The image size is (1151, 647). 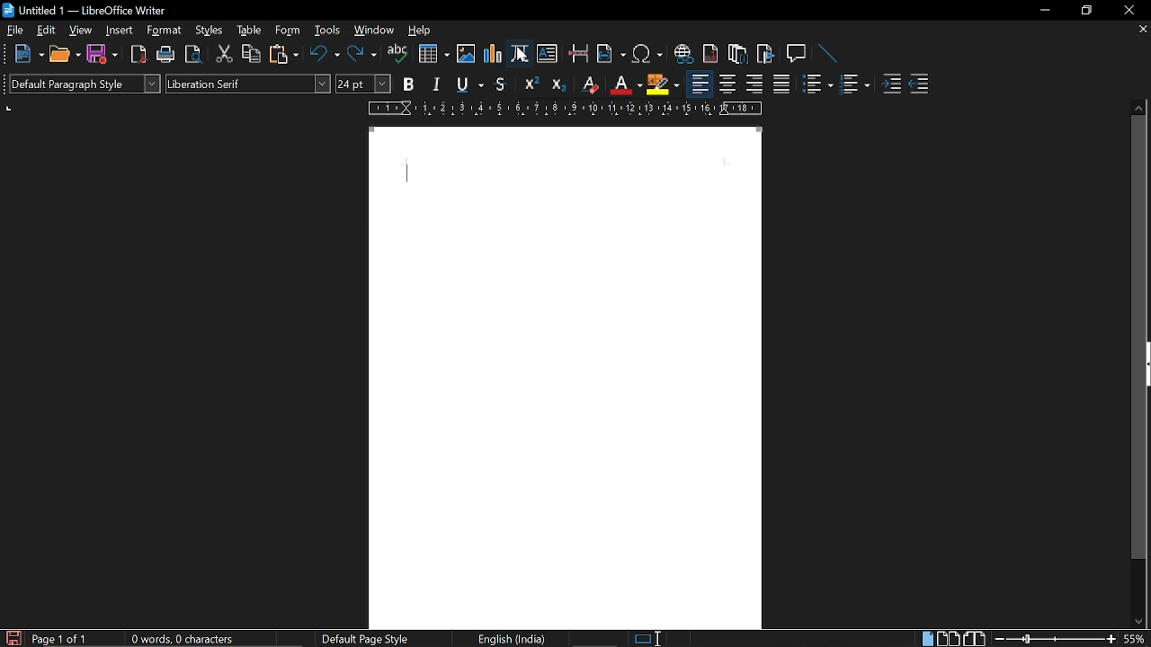 What do you see at coordinates (249, 54) in the screenshot?
I see `copy` at bounding box center [249, 54].